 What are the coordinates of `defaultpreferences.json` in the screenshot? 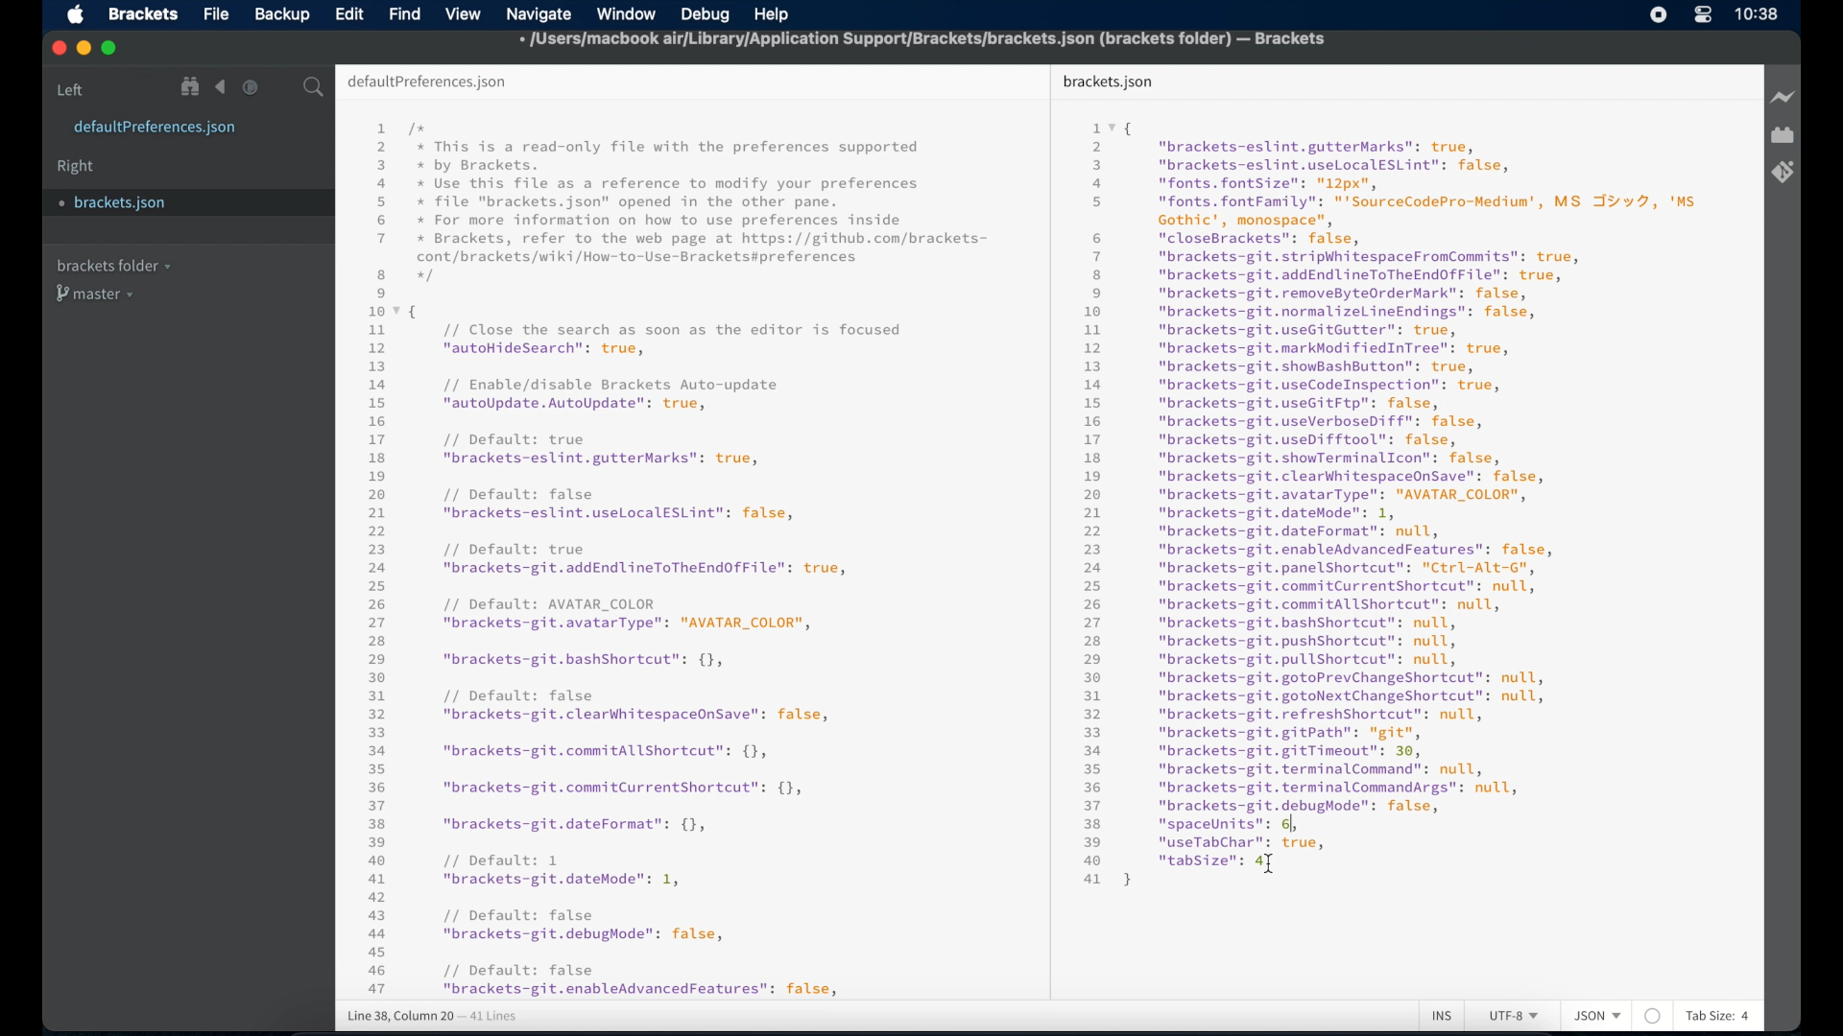 It's located at (155, 128).